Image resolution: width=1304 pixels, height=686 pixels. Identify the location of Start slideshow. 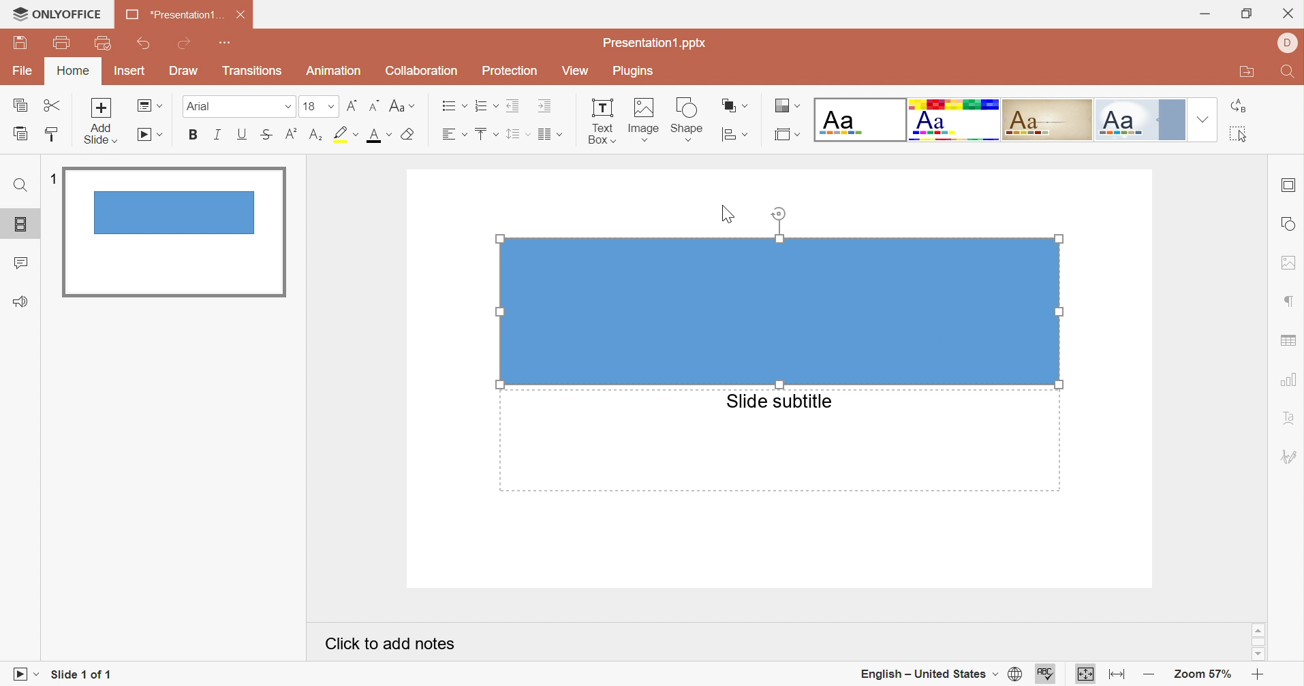
(23, 676).